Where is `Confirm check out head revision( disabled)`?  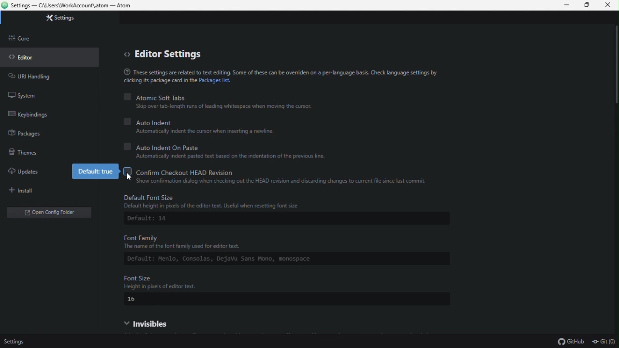
Confirm check out head revision( disabled) is located at coordinates (265, 171).